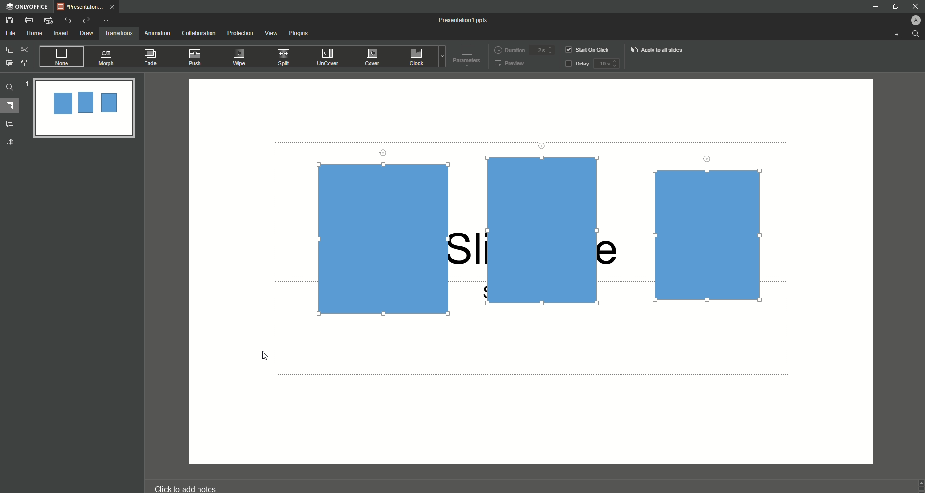  What do you see at coordinates (606, 64) in the screenshot?
I see `delay input` at bounding box center [606, 64].